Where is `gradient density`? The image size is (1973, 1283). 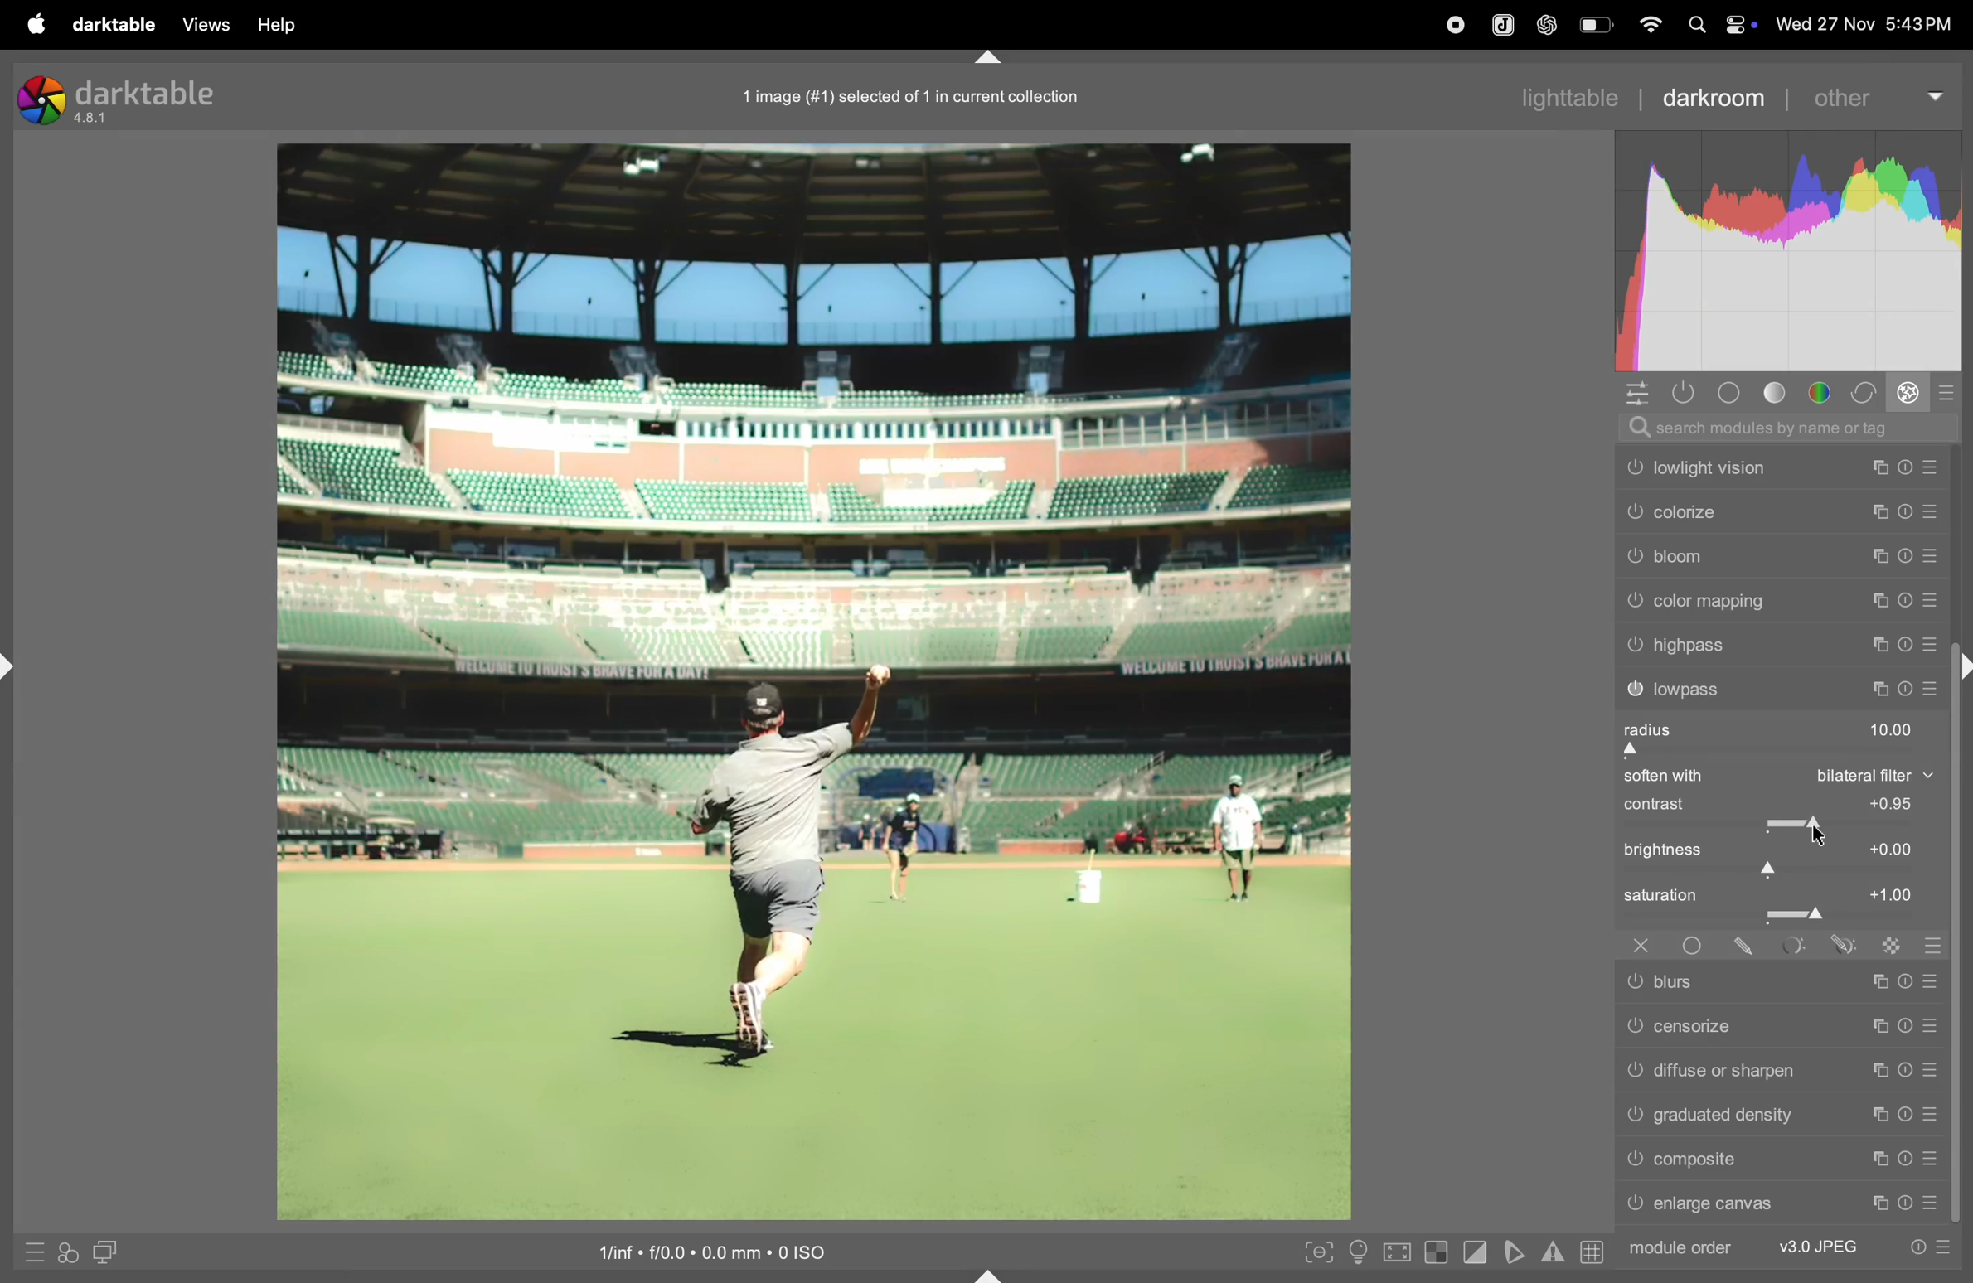
gradient density is located at coordinates (1781, 1113).